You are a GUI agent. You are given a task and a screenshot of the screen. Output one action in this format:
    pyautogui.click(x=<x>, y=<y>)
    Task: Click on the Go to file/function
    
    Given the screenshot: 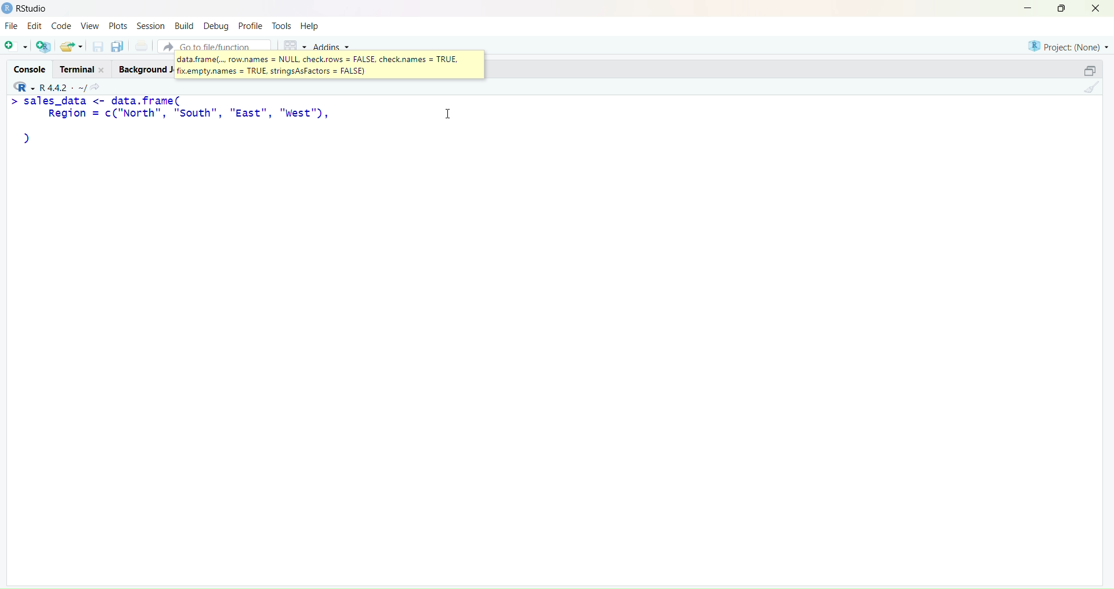 What is the action you would take?
    pyautogui.click(x=214, y=45)
    